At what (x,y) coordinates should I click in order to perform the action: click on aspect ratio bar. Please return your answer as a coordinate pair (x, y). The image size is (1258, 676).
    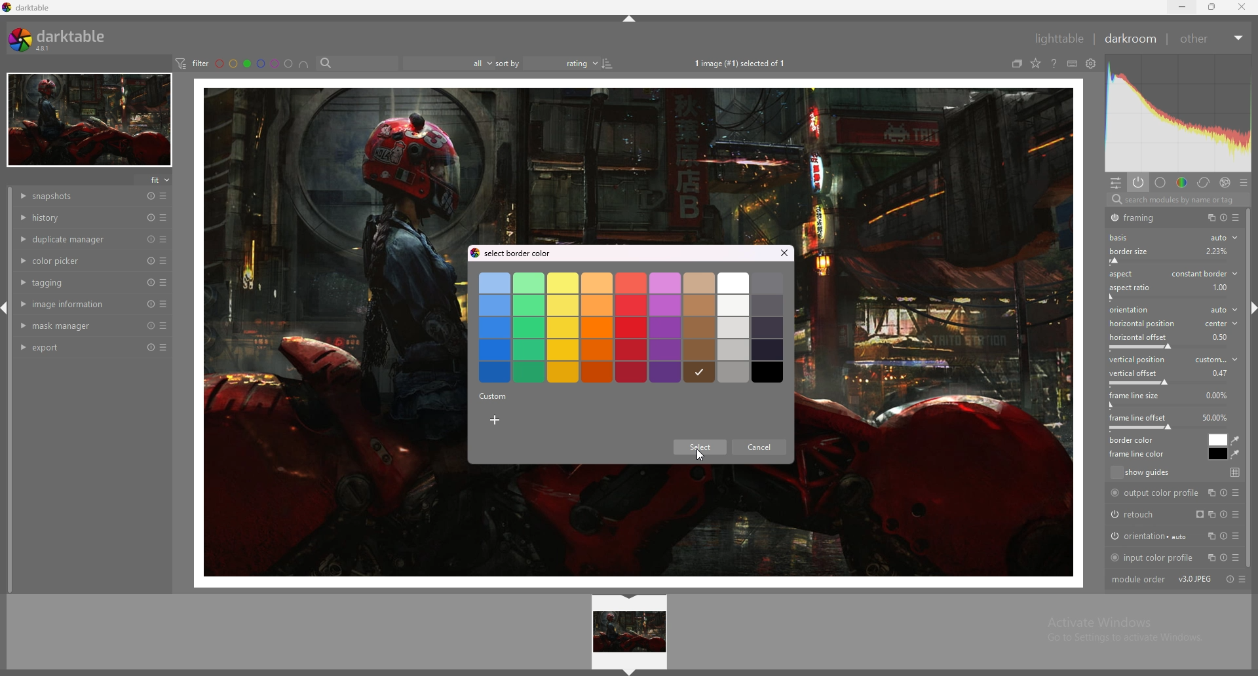
    Looking at the image, I should click on (1168, 297).